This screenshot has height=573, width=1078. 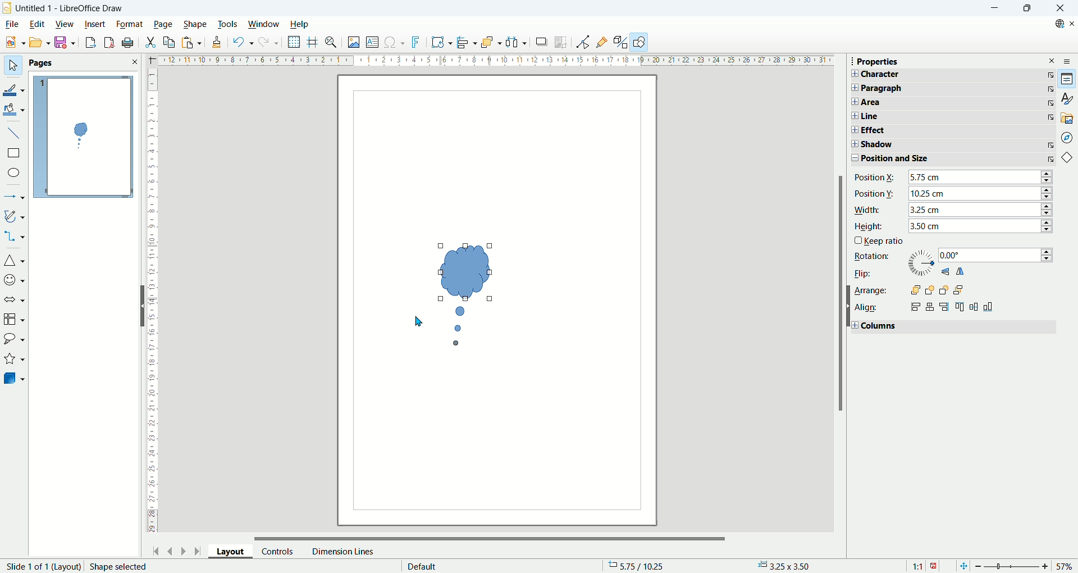 What do you see at coordinates (417, 43) in the screenshot?
I see `fontwork text` at bounding box center [417, 43].